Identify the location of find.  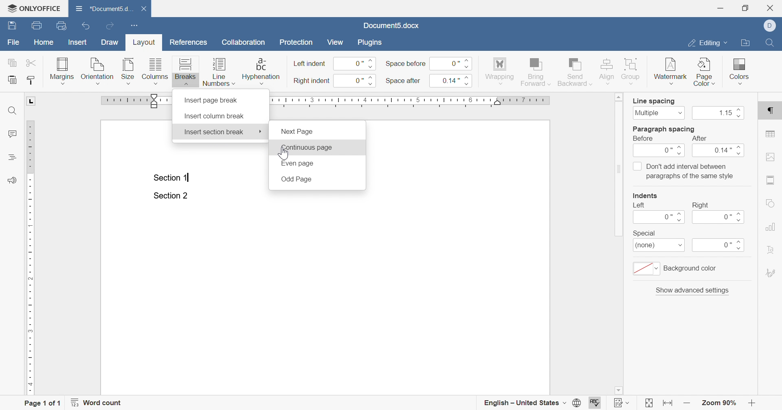
(13, 110).